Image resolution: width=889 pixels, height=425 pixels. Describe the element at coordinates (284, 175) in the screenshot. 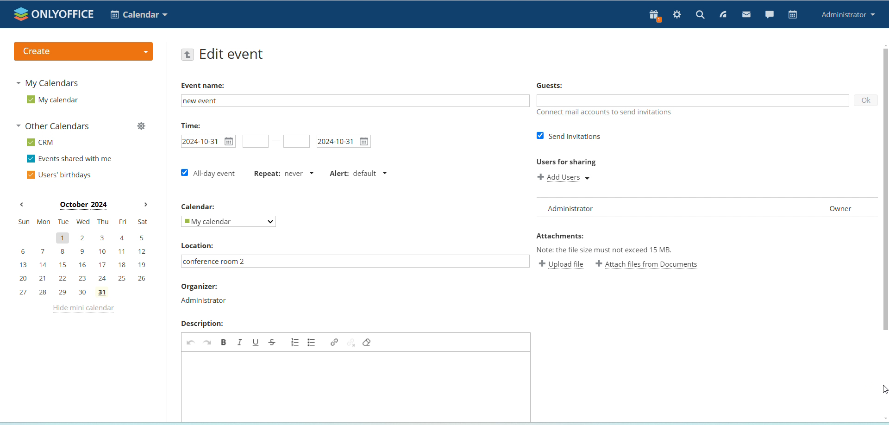

I see `event repetition` at that location.